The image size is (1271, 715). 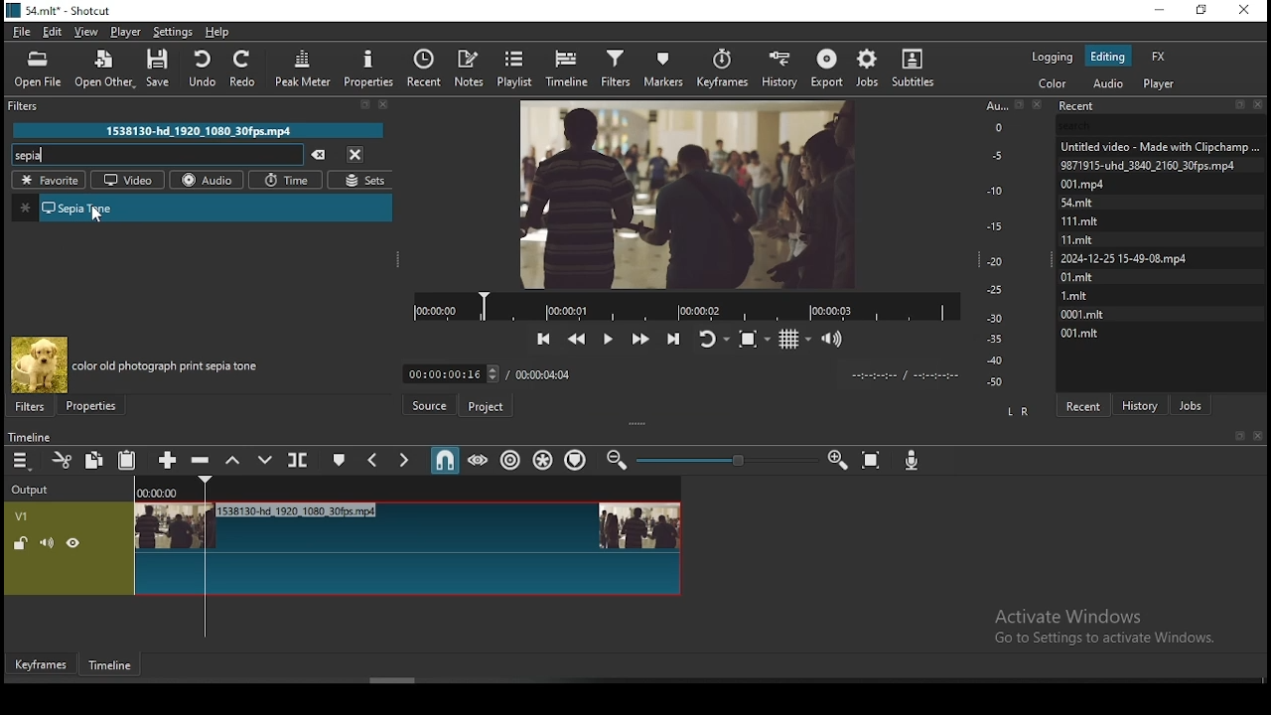 What do you see at coordinates (568, 68) in the screenshot?
I see `timeline` at bounding box center [568, 68].